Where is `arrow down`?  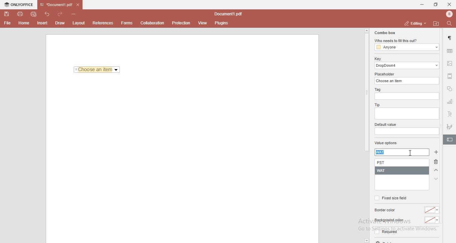
arrow down is located at coordinates (436, 179).